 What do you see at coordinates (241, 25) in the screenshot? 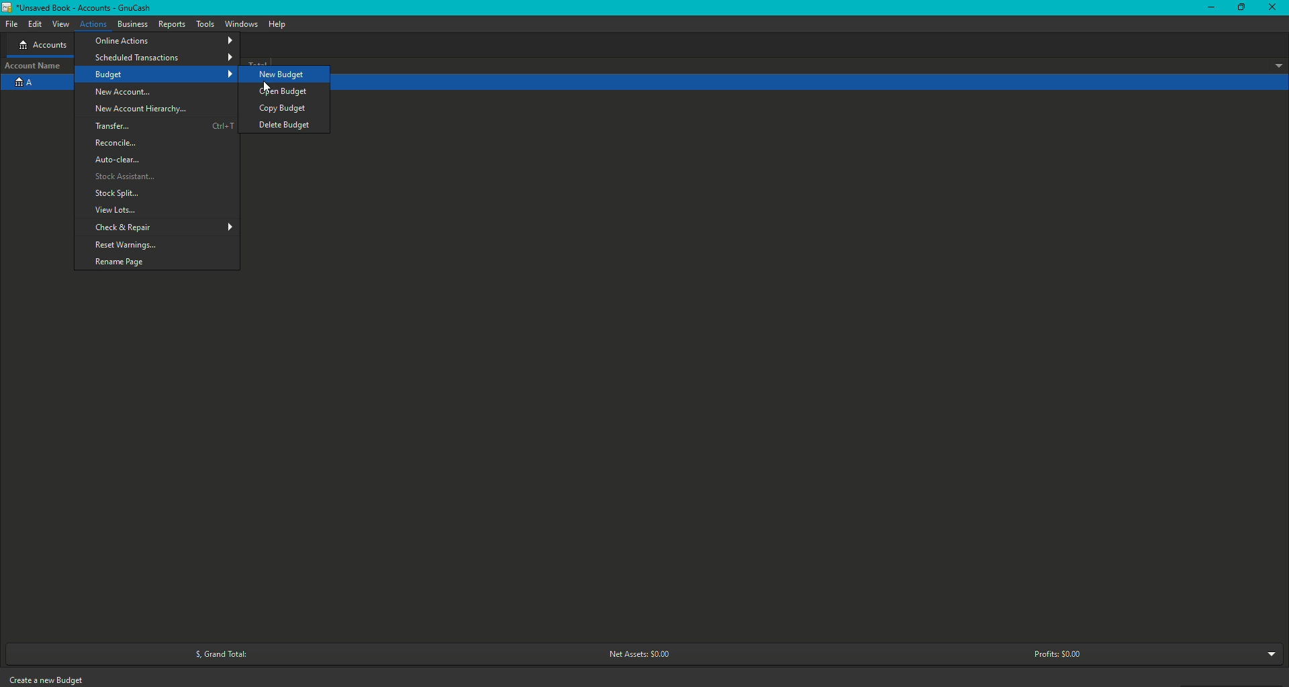
I see `Windows` at bounding box center [241, 25].